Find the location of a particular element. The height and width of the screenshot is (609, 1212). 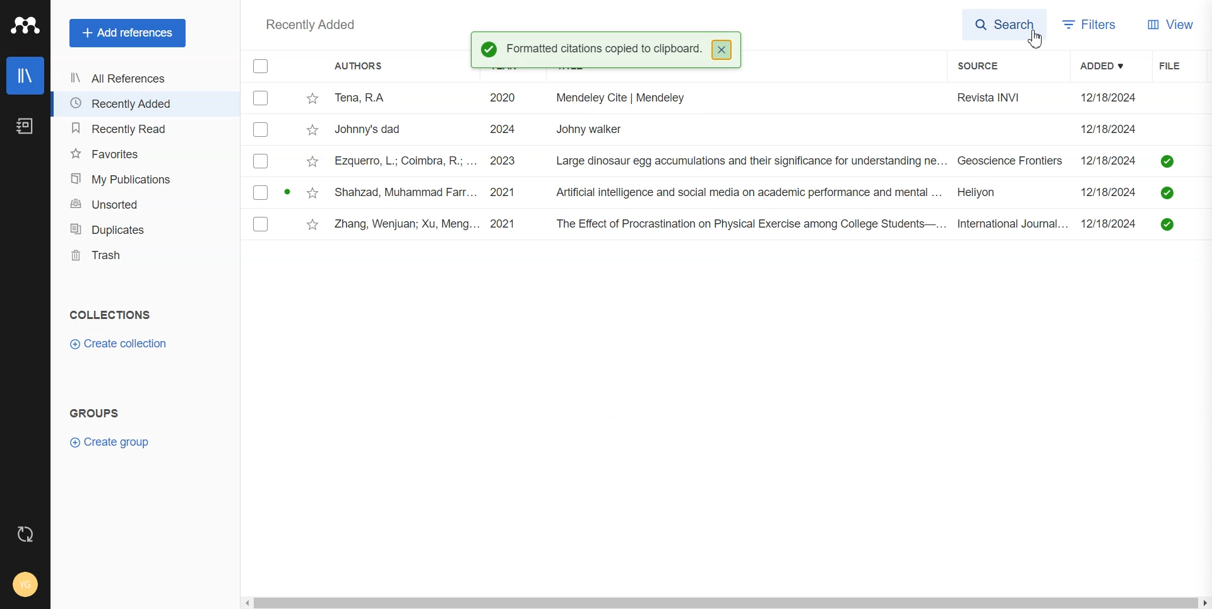

Horizontal scroll bar is located at coordinates (726, 603).